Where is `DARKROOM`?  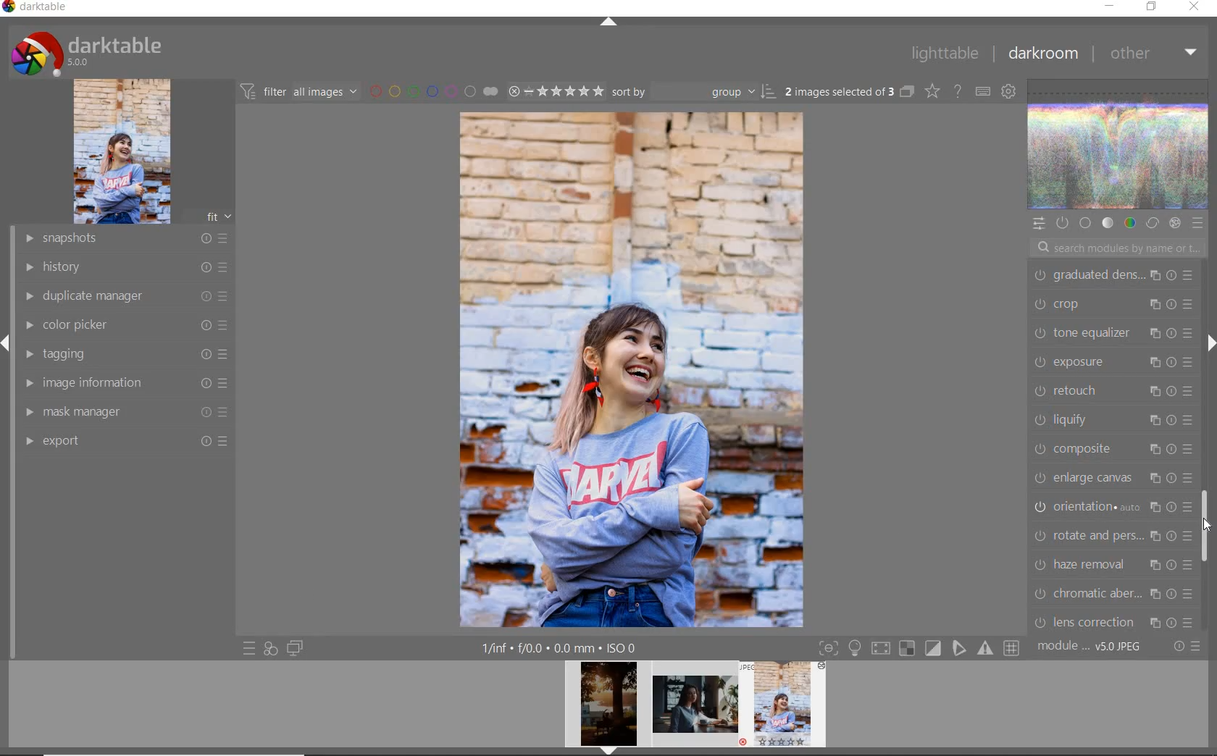 DARKROOM is located at coordinates (1042, 54).